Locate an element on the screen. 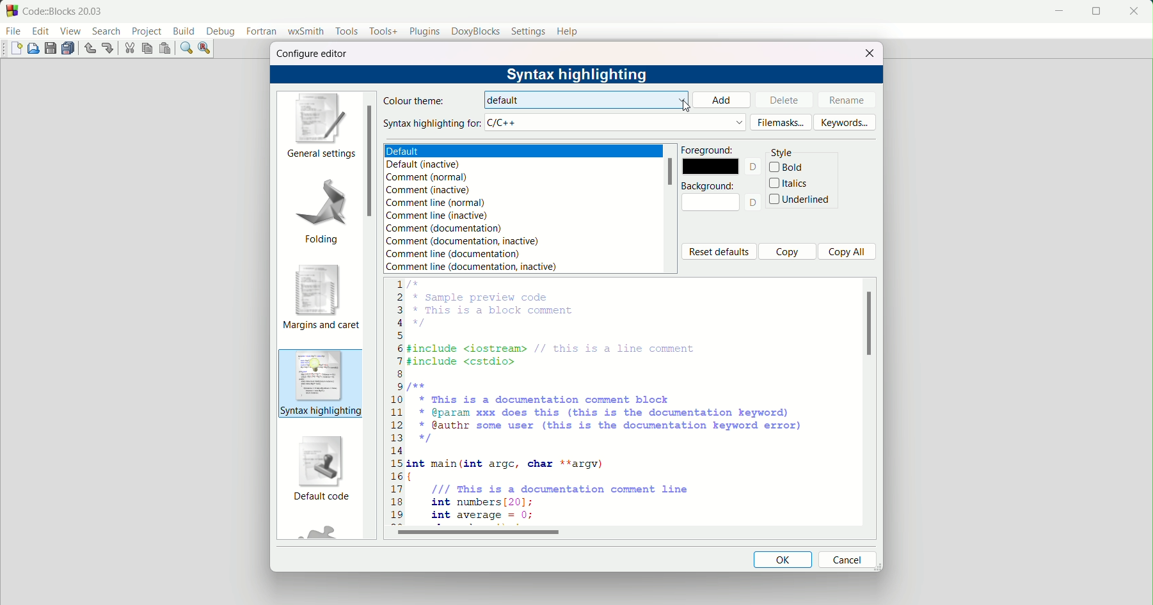 The width and height of the screenshot is (1153, 605). doxyblocks is located at coordinates (476, 31).